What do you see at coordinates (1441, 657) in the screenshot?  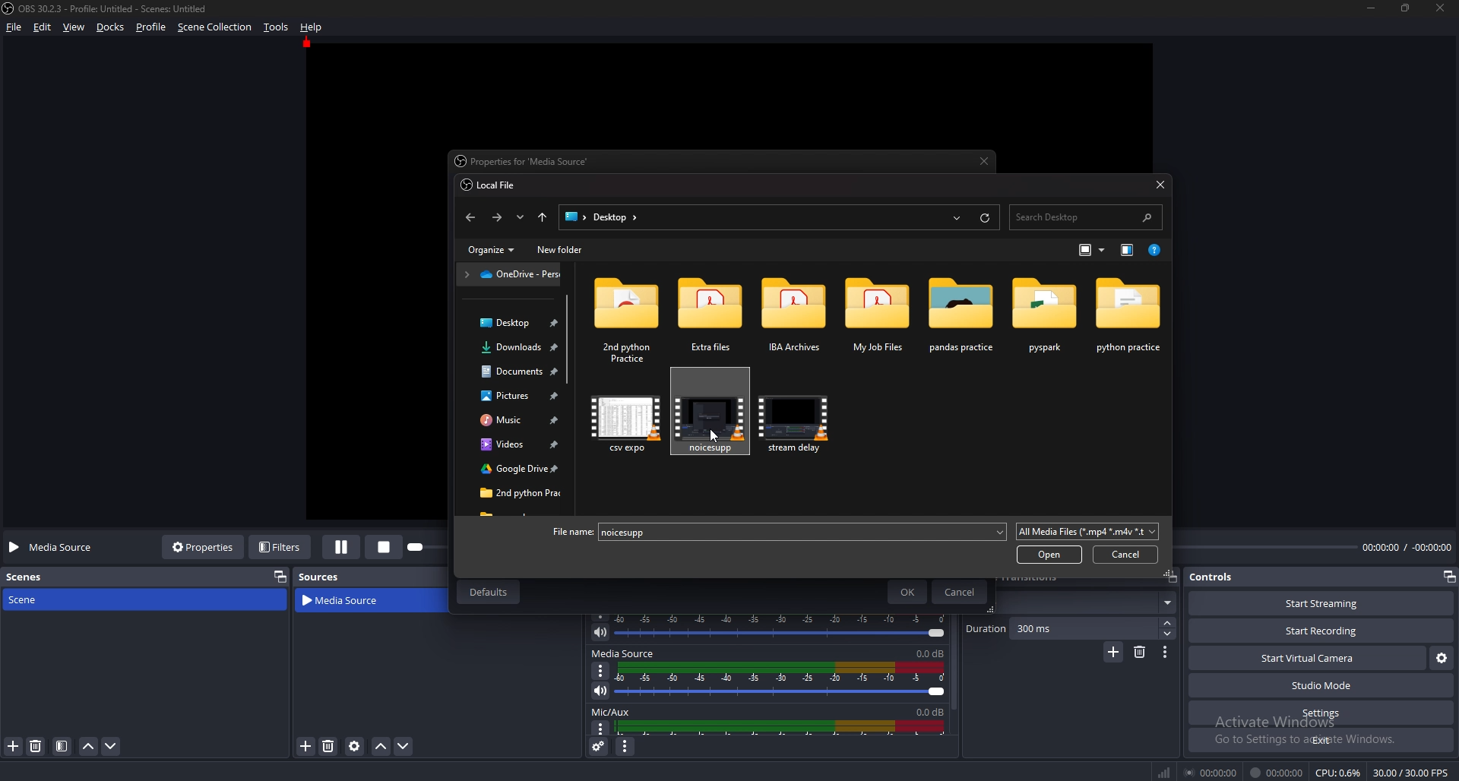 I see `virtual camera settings` at bounding box center [1441, 657].